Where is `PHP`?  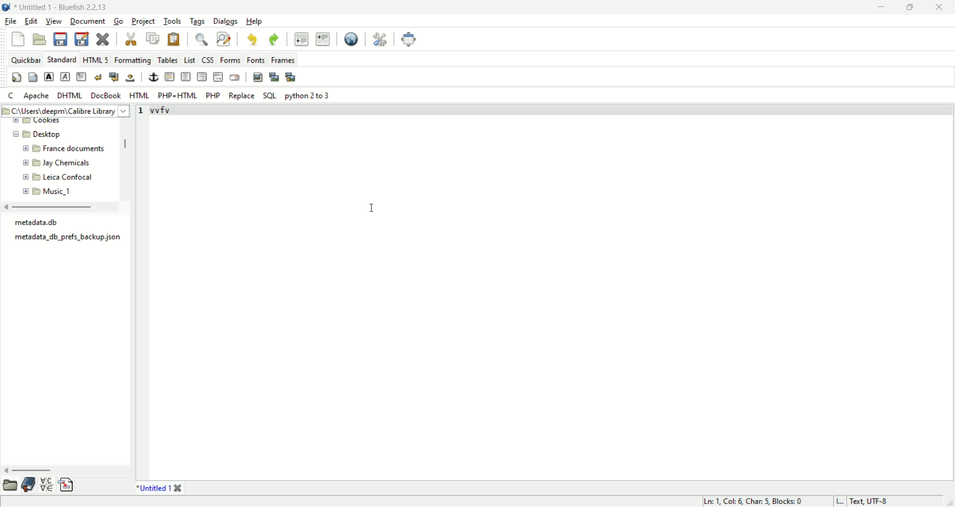 PHP is located at coordinates (213, 95).